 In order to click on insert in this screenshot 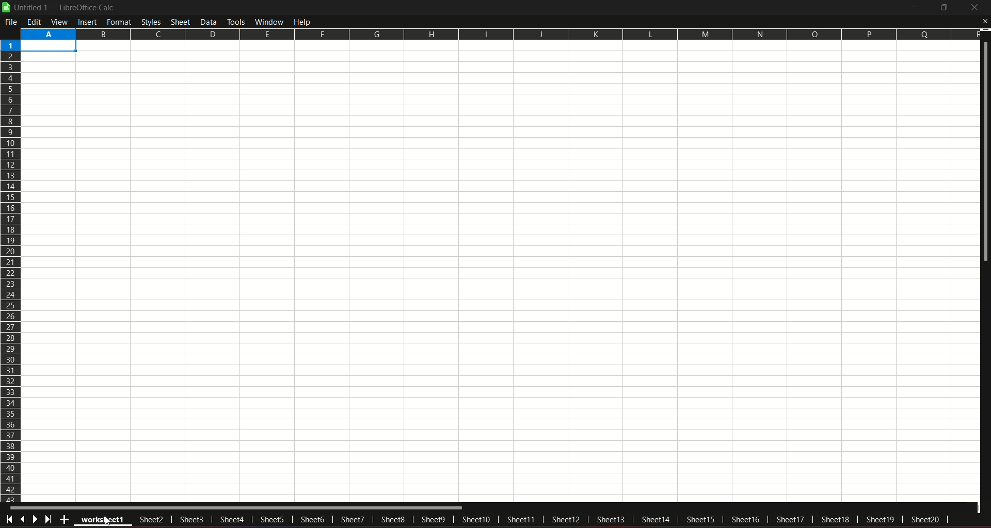, I will do `click(87, 22)`.